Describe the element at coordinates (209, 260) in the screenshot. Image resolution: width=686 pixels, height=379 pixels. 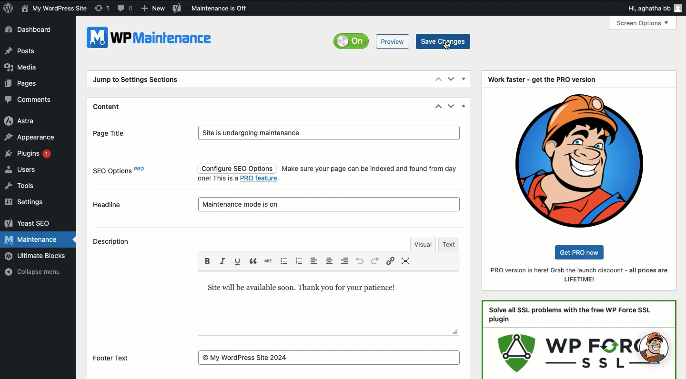
I see `Bold` at that location.